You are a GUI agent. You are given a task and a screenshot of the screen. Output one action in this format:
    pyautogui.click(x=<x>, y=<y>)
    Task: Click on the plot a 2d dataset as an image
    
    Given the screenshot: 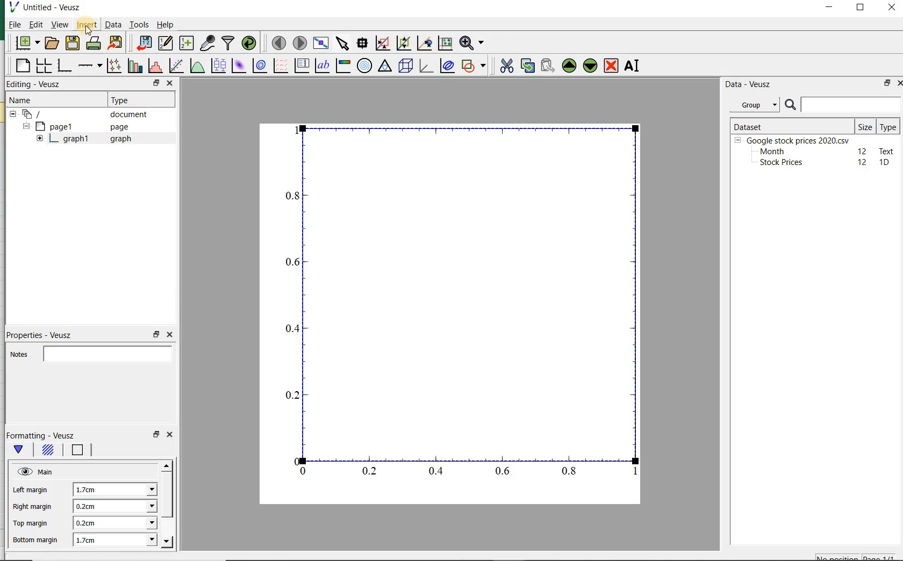 What is the action you would take?
    pyautogui.click(x=238, y=66)
    